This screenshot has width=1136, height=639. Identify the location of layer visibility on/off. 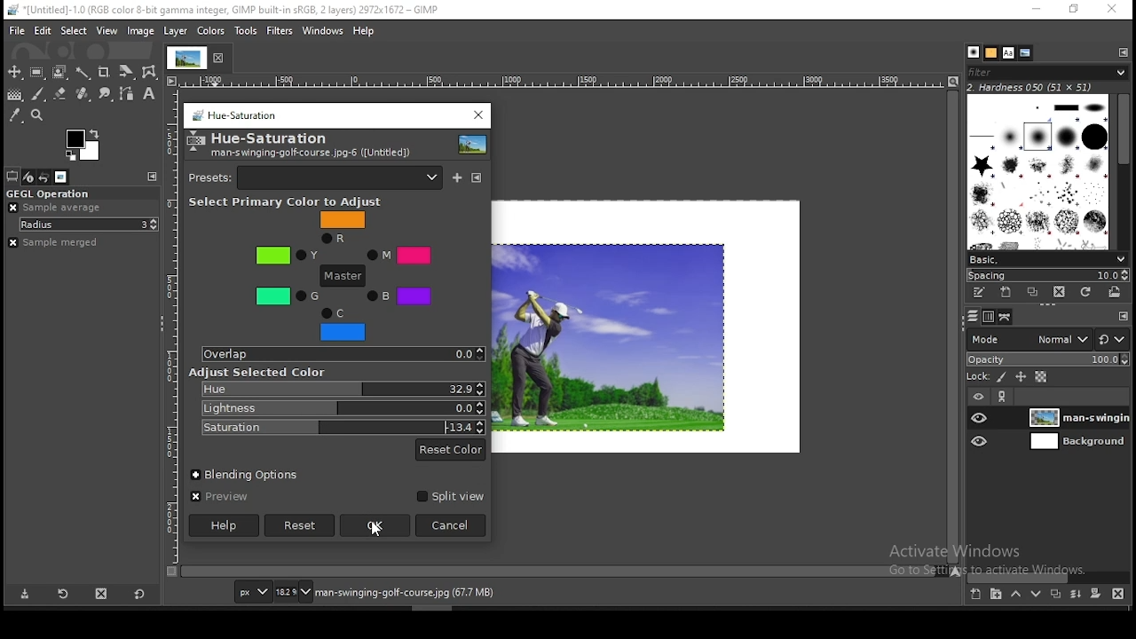
(978, 418).